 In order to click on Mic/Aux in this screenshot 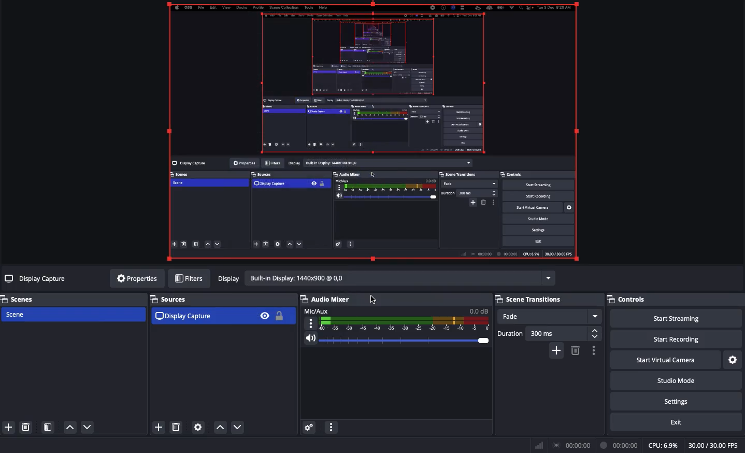, I will do `click(398, 319)`.